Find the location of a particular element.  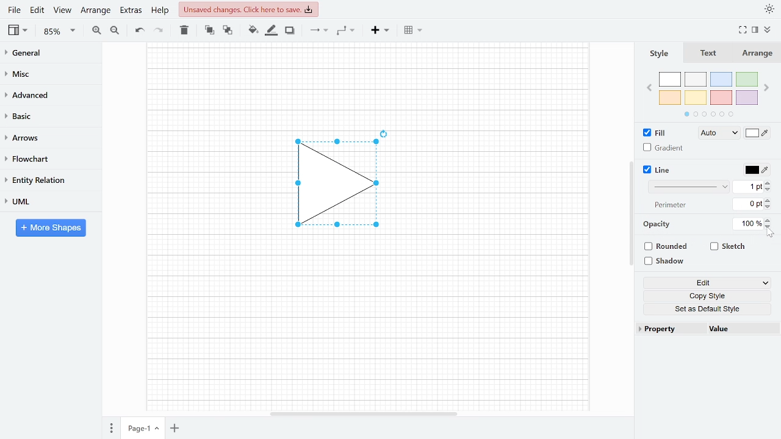

Sketch is located at coordinates (729, 246).